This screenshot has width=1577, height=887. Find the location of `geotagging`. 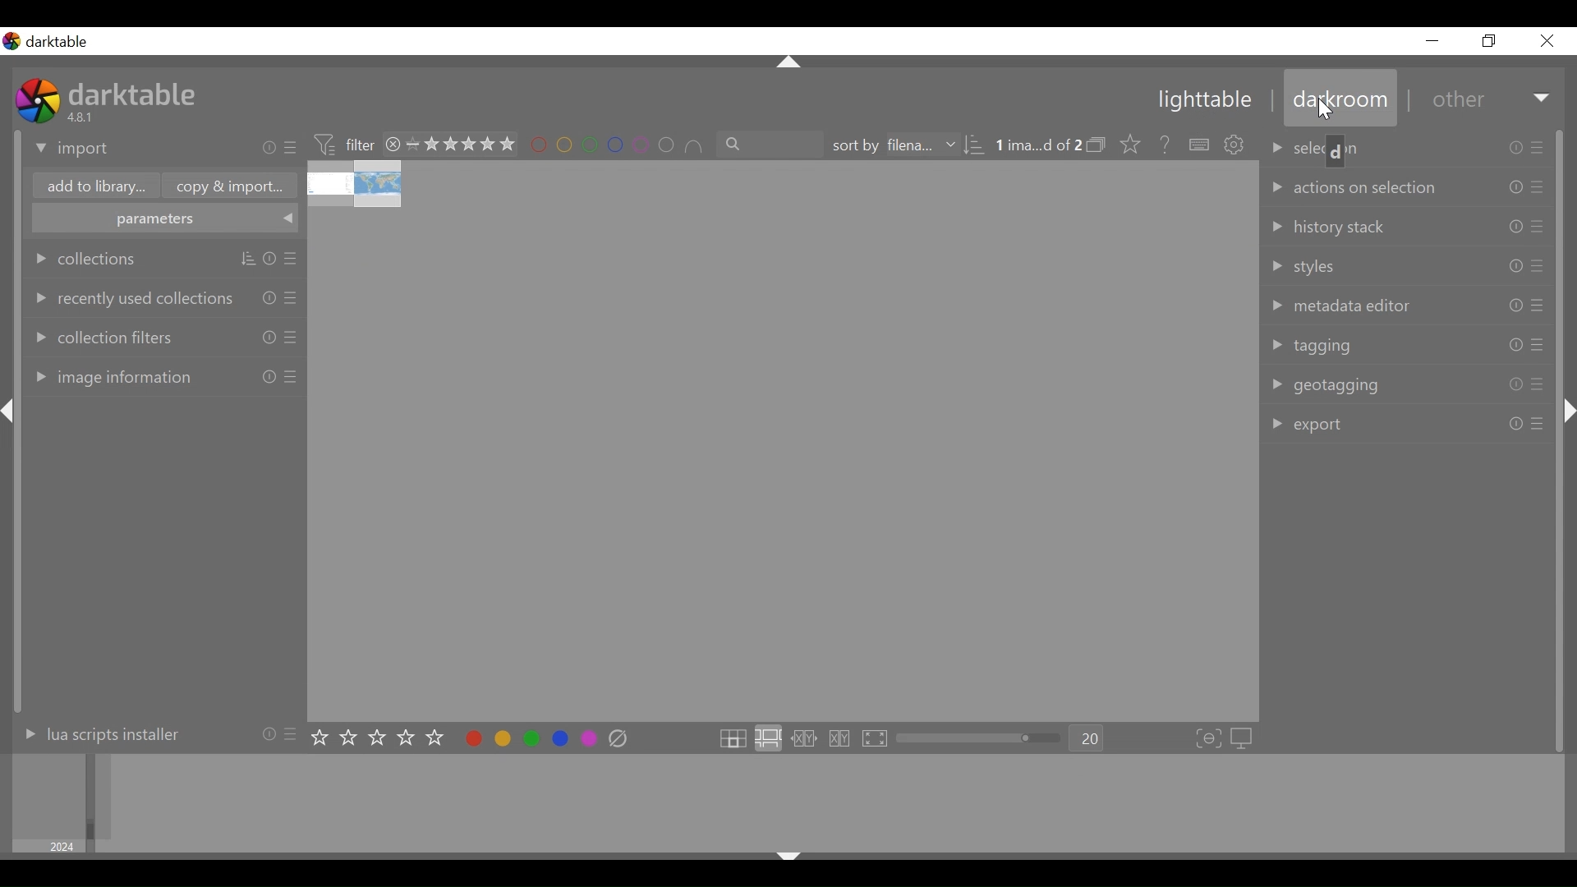

geotagging is located at coordinates (1359, 383).